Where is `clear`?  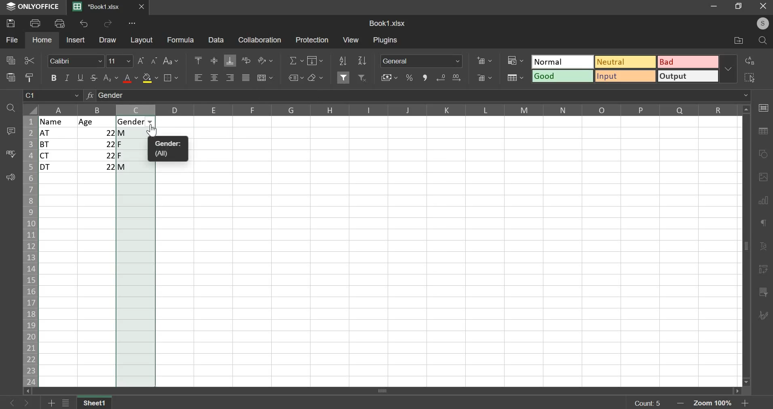
clear is located at coordinates (315, 77).